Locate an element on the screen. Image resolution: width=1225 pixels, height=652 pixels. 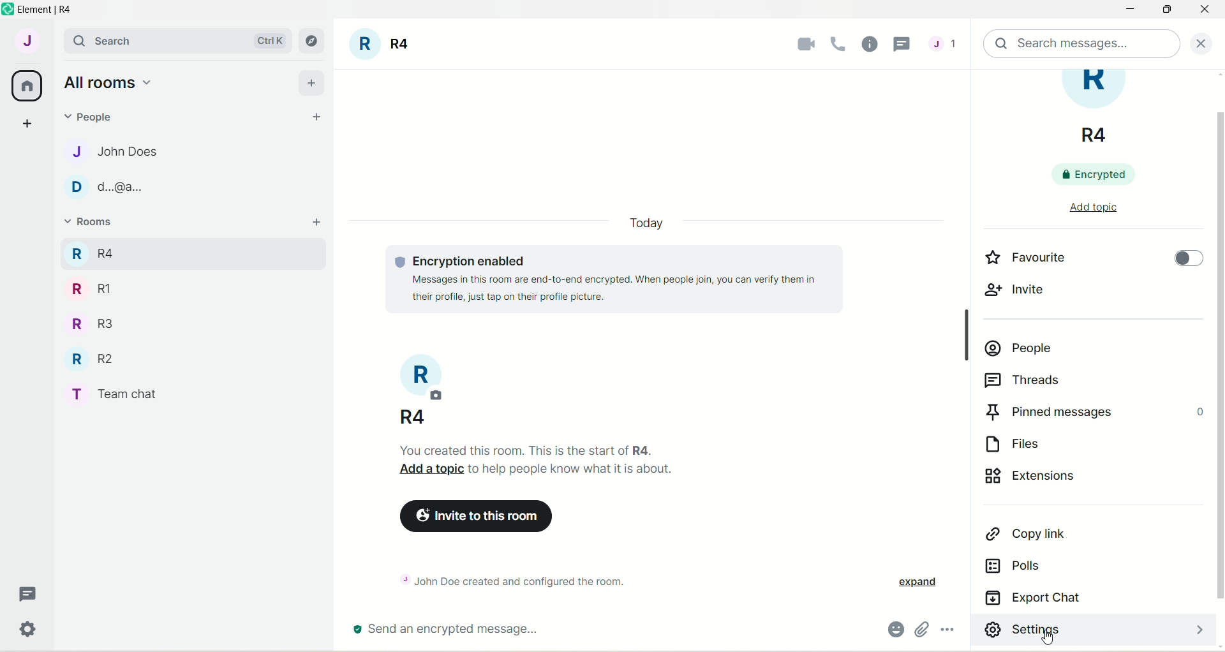
send an encrypted message... is located at coordinates (463, 628).